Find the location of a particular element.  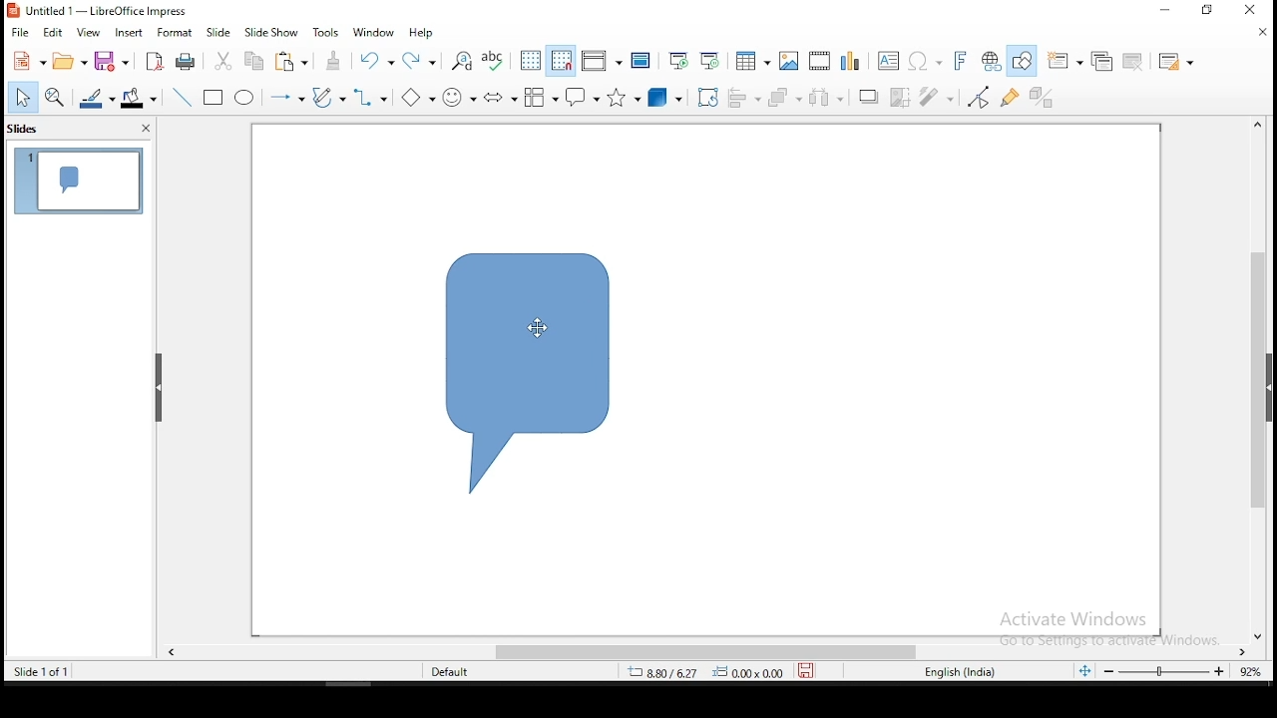

cut is located at coordinates (222, 61).